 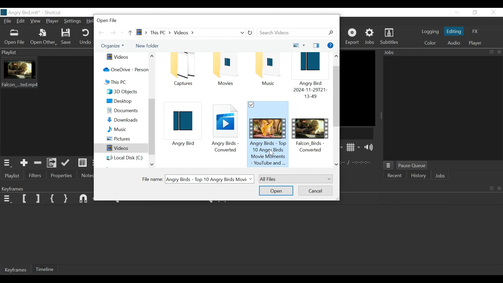 What do you see at coordinates (370, 36) in the screenshot?
I see `Jobs` at bounding box center [370, 36].